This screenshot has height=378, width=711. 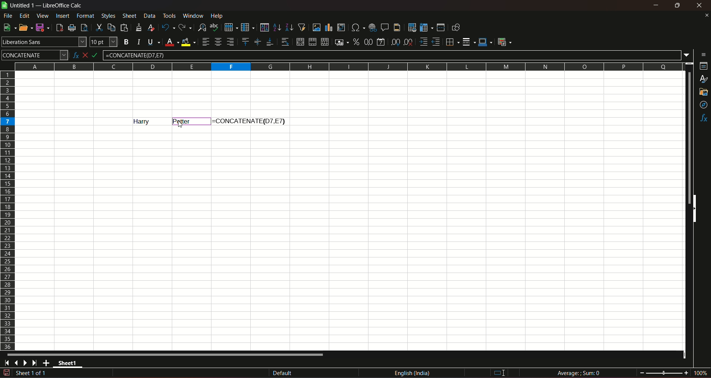 What do you see at coordinates (371, 27) in the screenshot?
I see `insert hyperlink` at bounding box center [371, 27].